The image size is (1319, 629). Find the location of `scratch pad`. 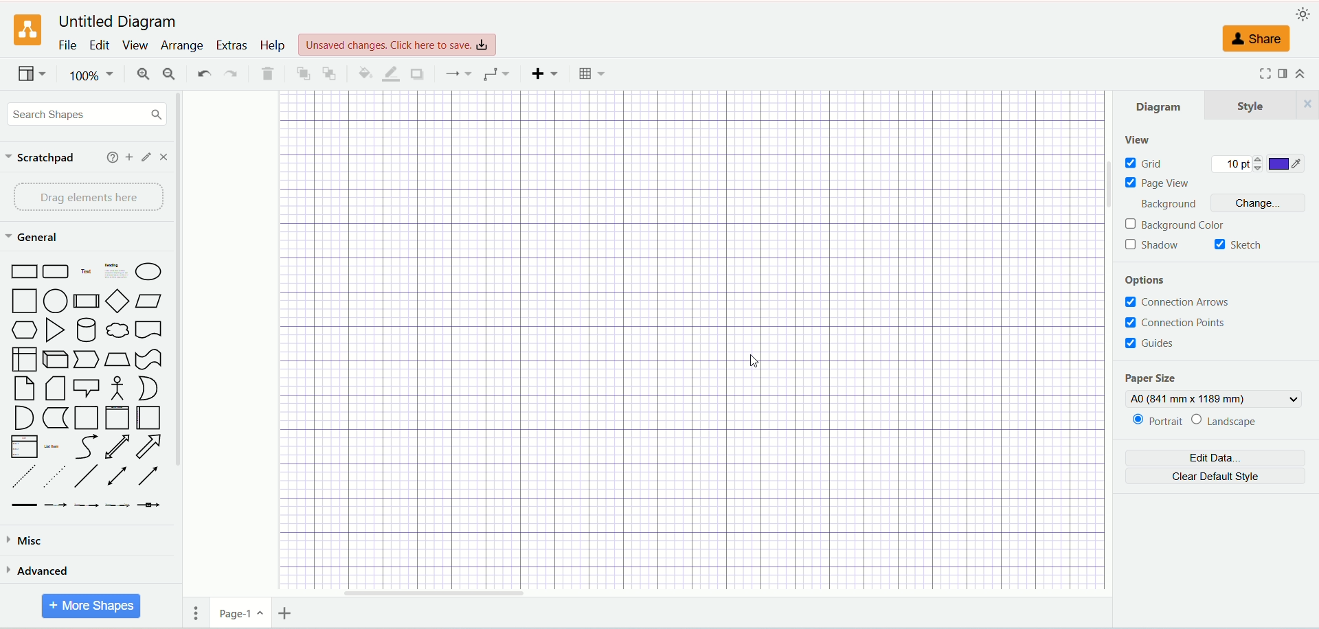

scratch pad is located at coordinates (41, 159).